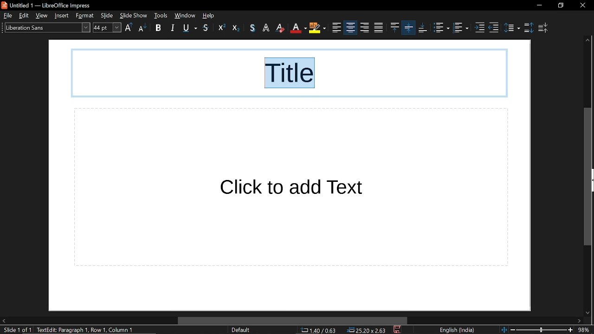  I want to click on justified, so click(365, 28).